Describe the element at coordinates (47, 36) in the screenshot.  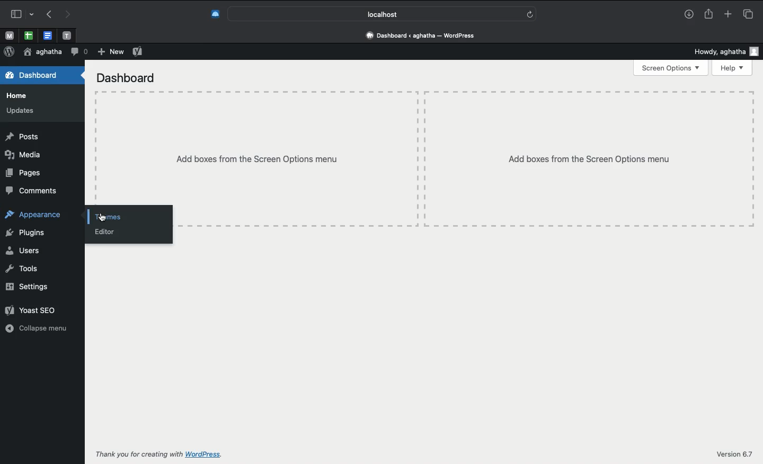
I see `open tab, google docs` at that location.